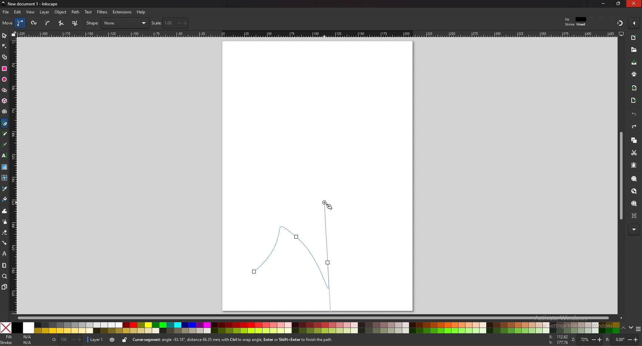 Image resolution: width=642 pixels, height=346 pixels. I want to click on close, so click(634, 3).